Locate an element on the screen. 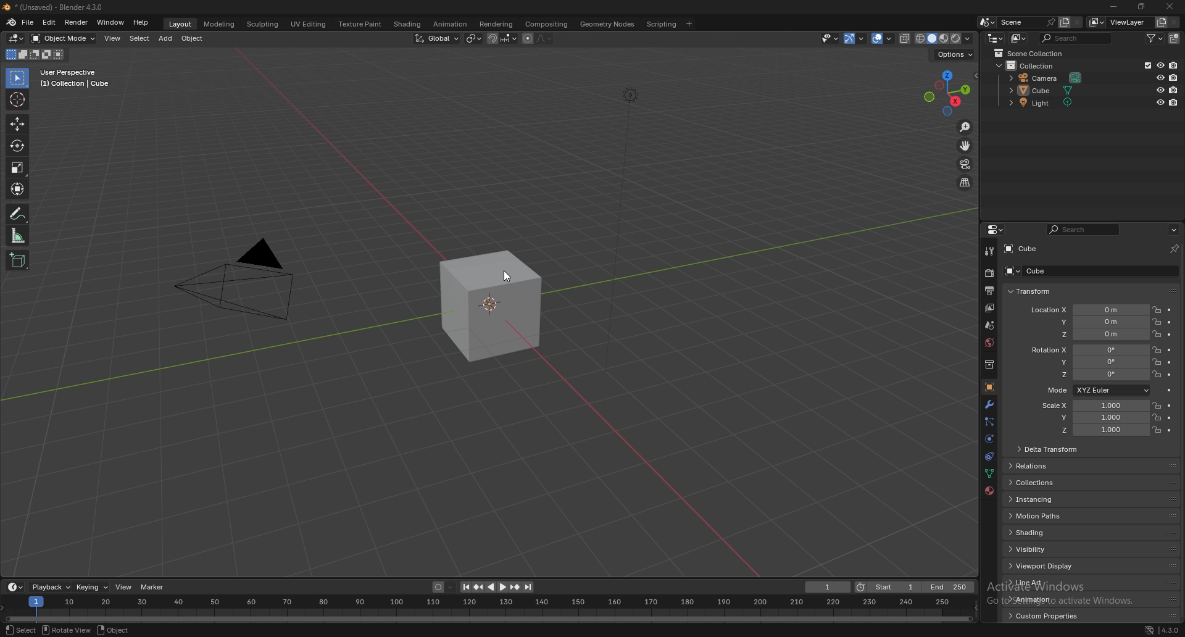  blender is located at coordinates (11, 22).